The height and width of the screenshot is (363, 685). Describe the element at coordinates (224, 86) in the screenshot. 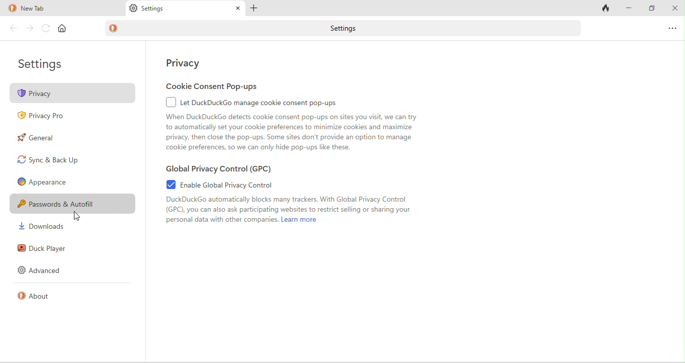

I see `cookie consent pop ups` at that location.